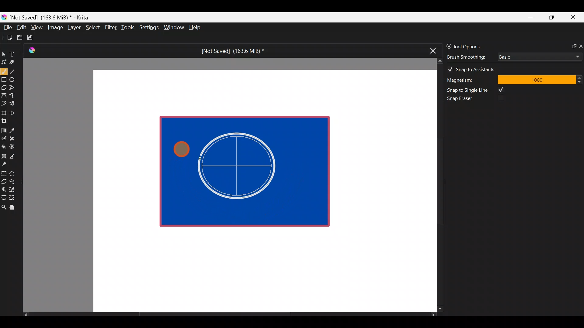  I want to click on Window, so click(174, 28).